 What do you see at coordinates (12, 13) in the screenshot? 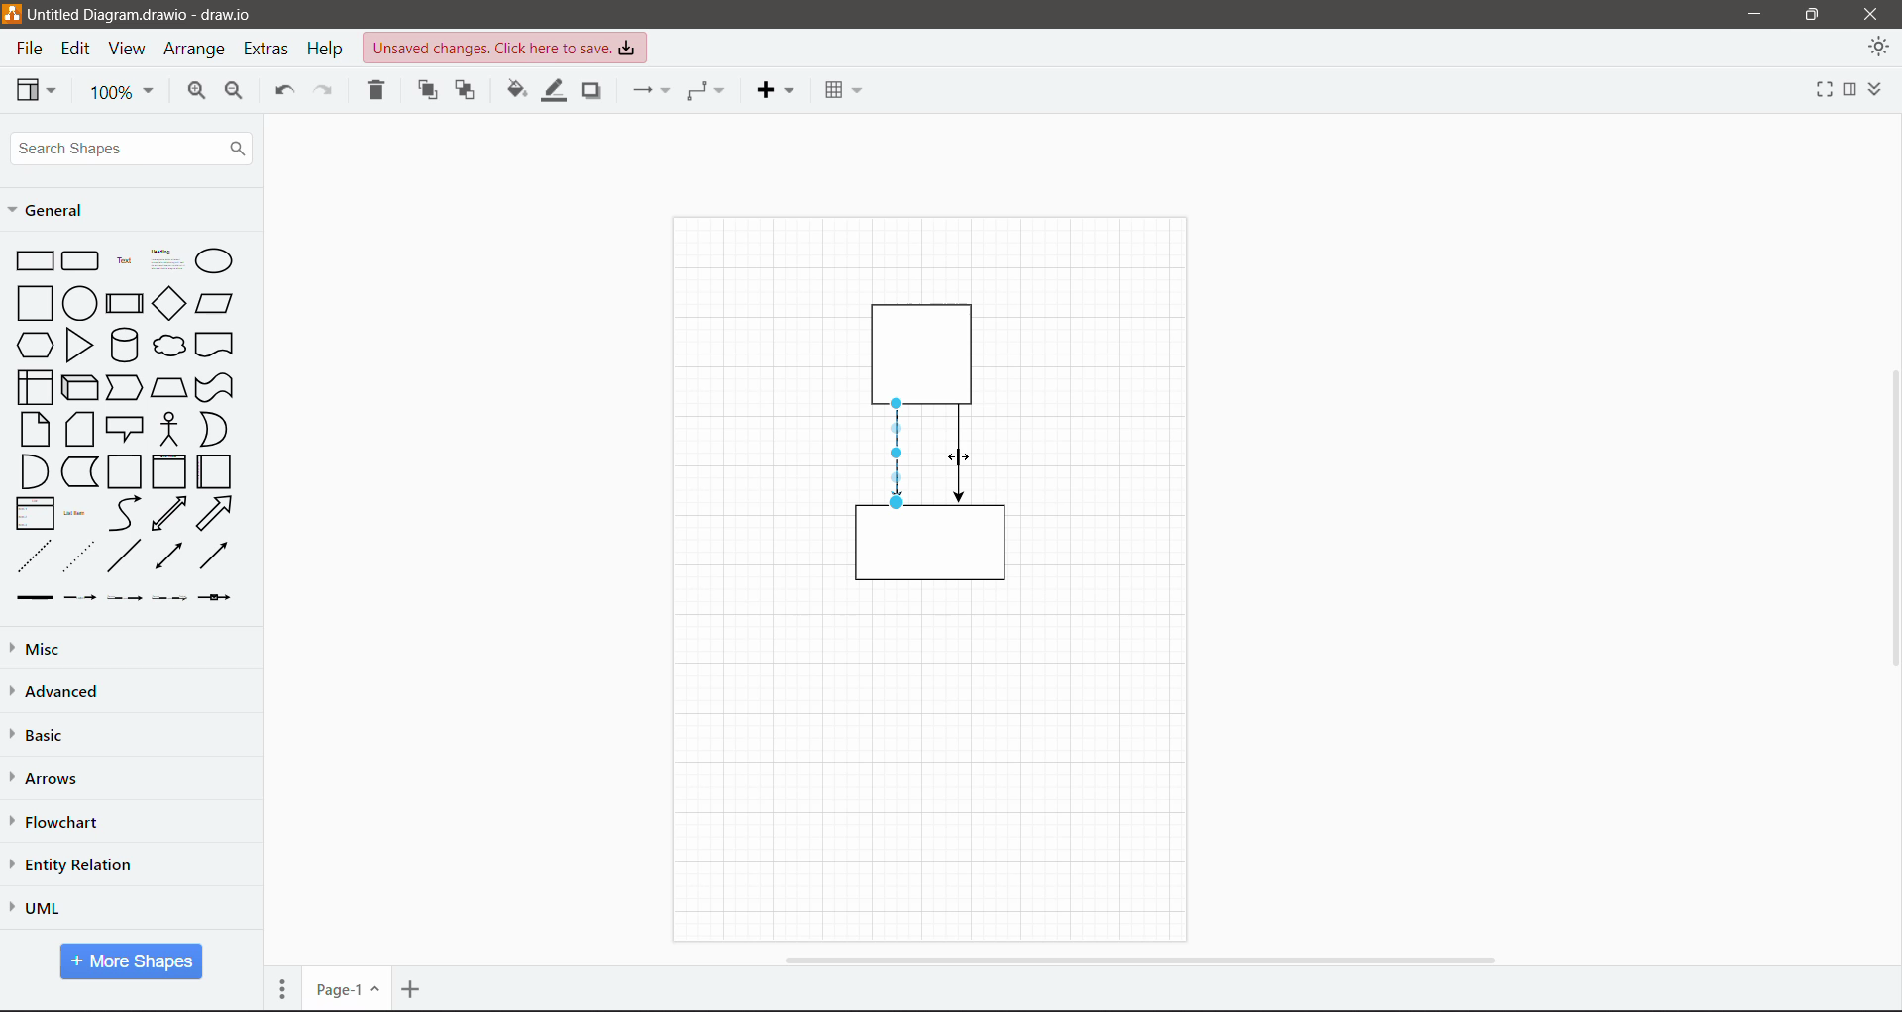
I see `draw.io logo` at bounding box center [12, 13].